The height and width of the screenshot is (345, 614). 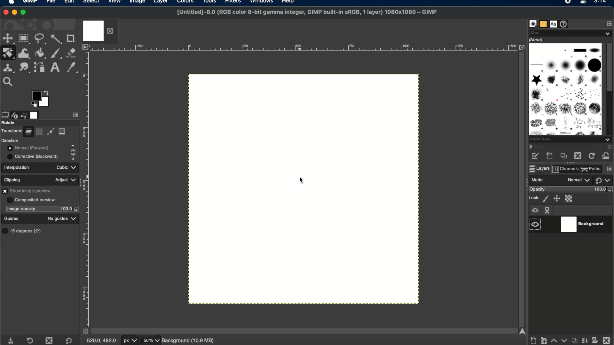 What do you see at coordinates (536, 224) in the screenshot?
I see `visibility toggle` at bounding box center [536, 224].